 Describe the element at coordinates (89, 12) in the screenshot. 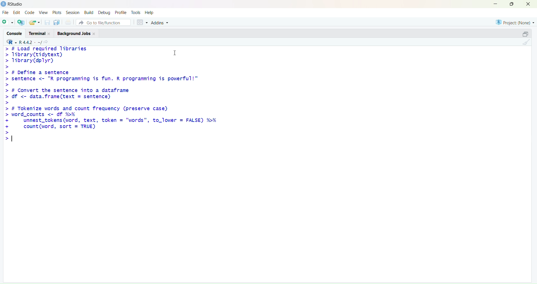

I see `build` at that location.